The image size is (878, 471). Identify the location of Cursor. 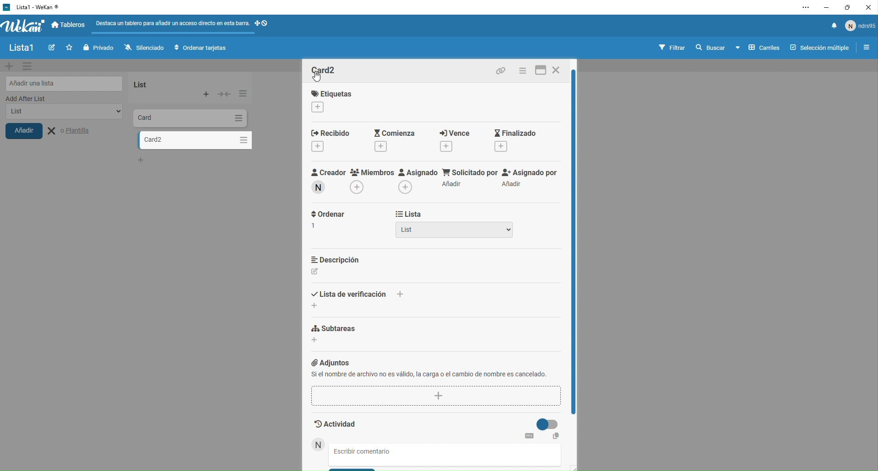
(320, 78).